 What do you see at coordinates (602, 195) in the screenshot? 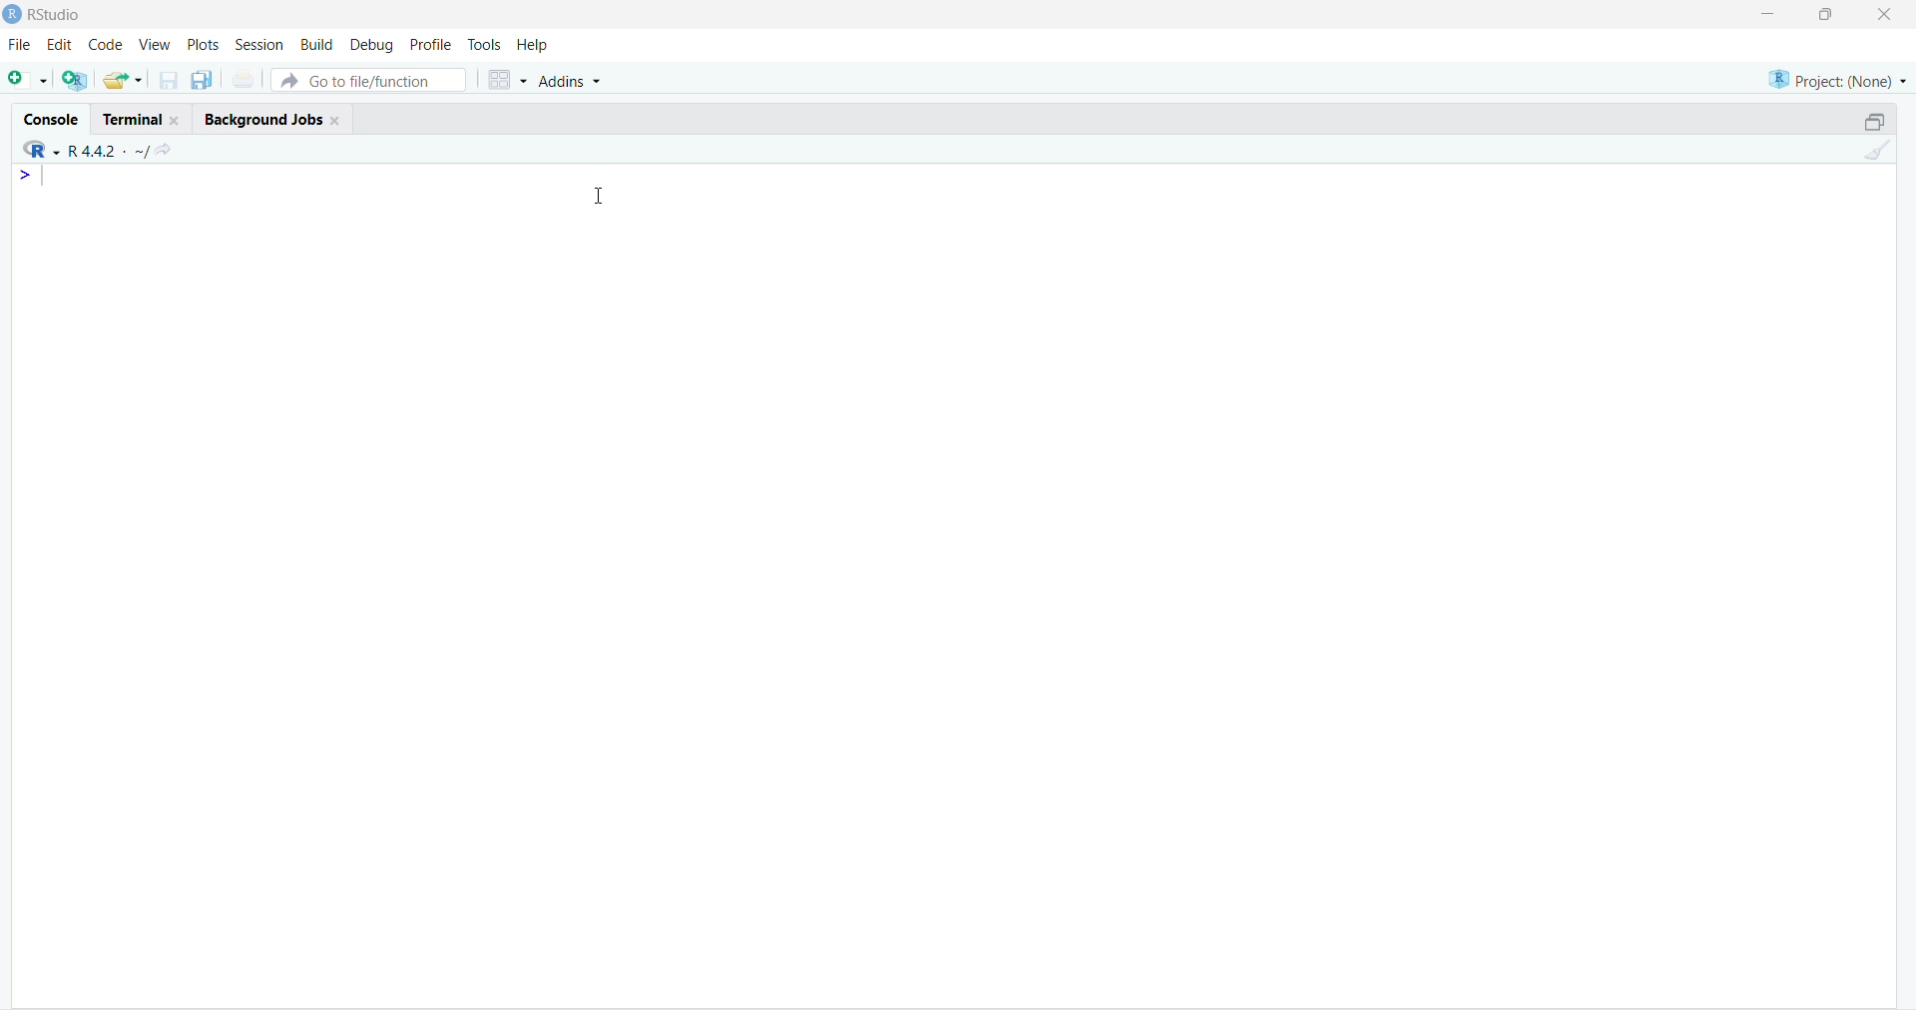
I see `cursor` at bounding box center [602, 195].